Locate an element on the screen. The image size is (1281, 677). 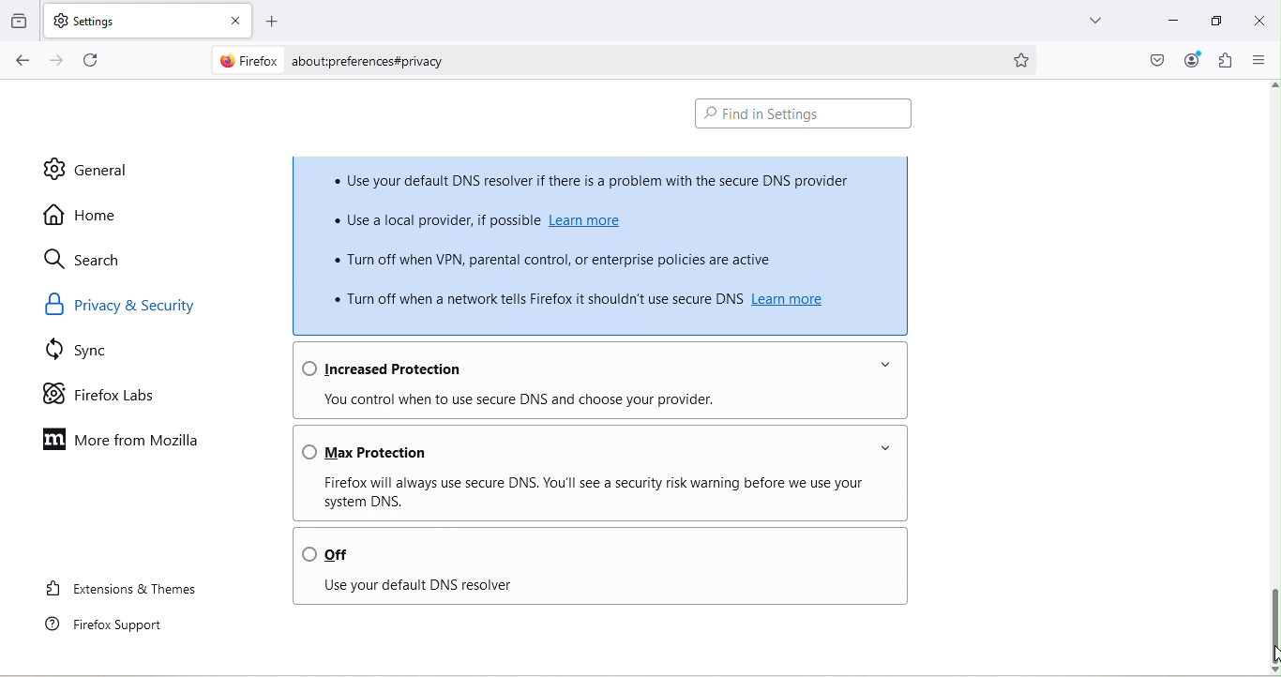
Search is located at coordinates (88, 261).